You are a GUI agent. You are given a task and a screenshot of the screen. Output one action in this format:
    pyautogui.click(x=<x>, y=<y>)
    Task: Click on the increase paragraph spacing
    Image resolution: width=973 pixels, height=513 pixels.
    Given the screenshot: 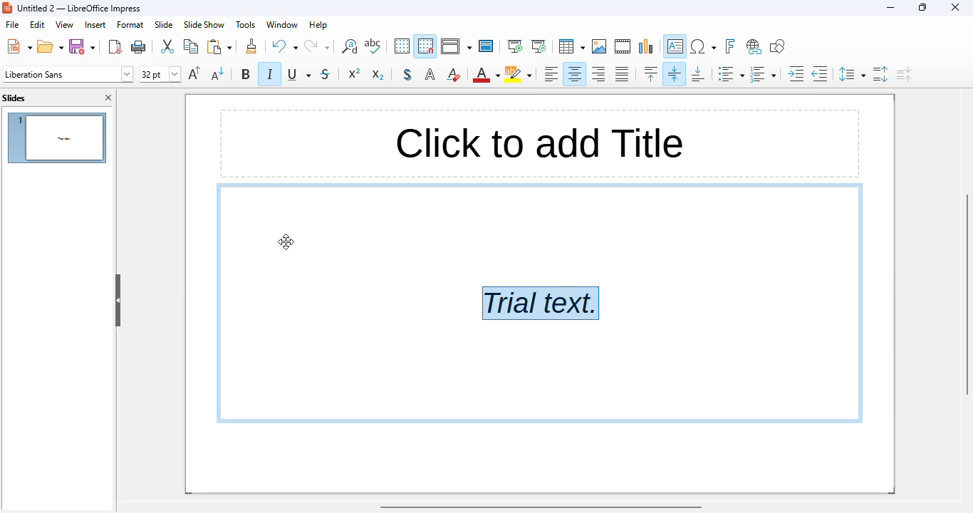 What is the action you would take?
    pyautogui.click(x=882, y=74)
    